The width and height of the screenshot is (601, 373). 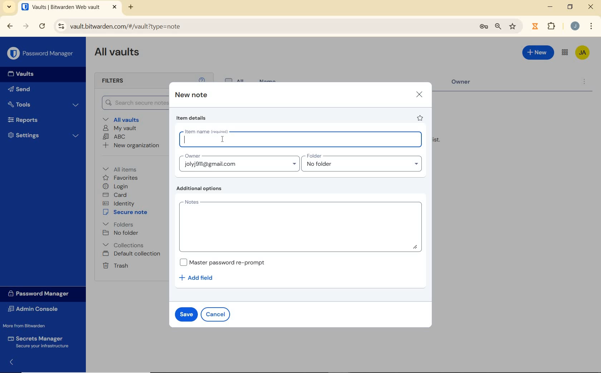 I want to click on restore, so click(x=570, y=7).